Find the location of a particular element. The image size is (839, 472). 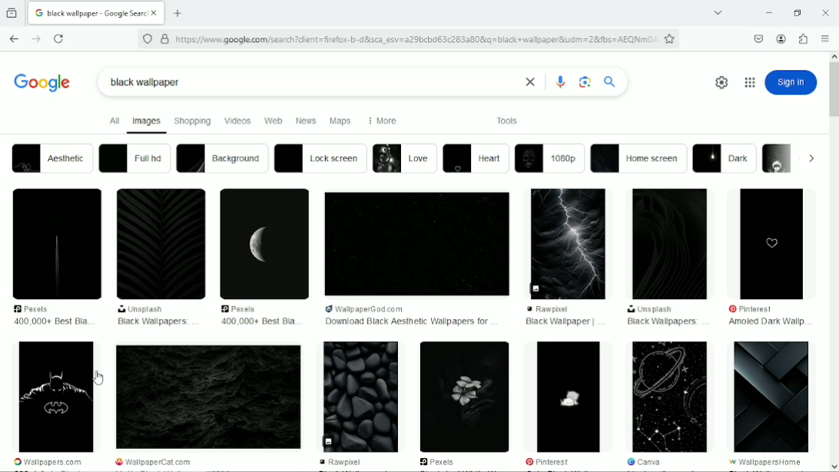

background is located at coordinates (221, 158).